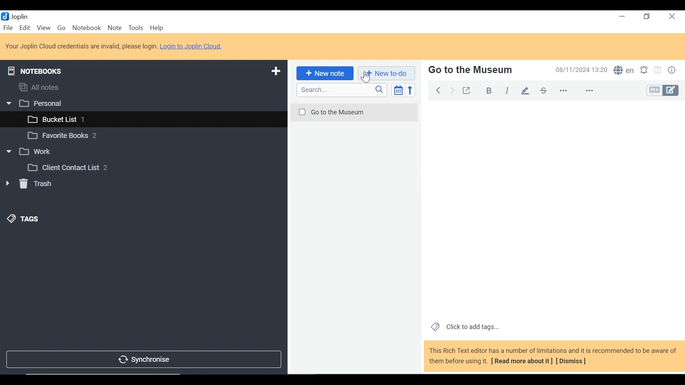 Image resolution: width=685 pixels, height=385 pixels. What do you see at coordinates (9, 28) in the screenshot?
I see `File` at bounding box center [9, 28].